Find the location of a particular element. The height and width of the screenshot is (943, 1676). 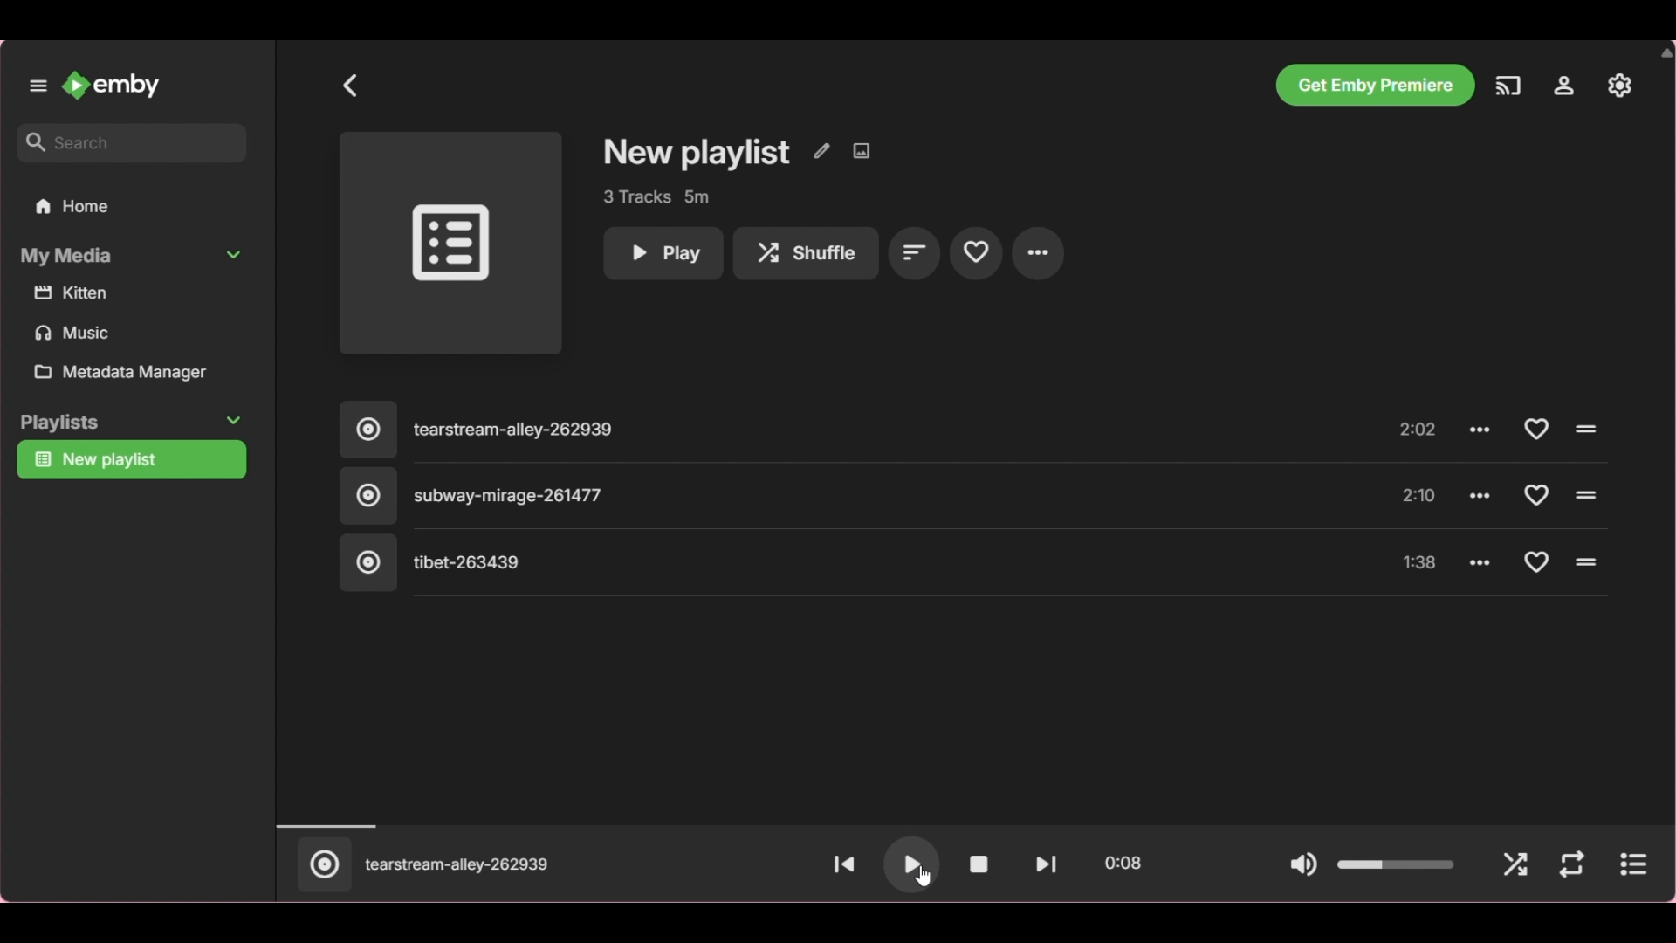

Playlist name is located at coordinates (697, 154).